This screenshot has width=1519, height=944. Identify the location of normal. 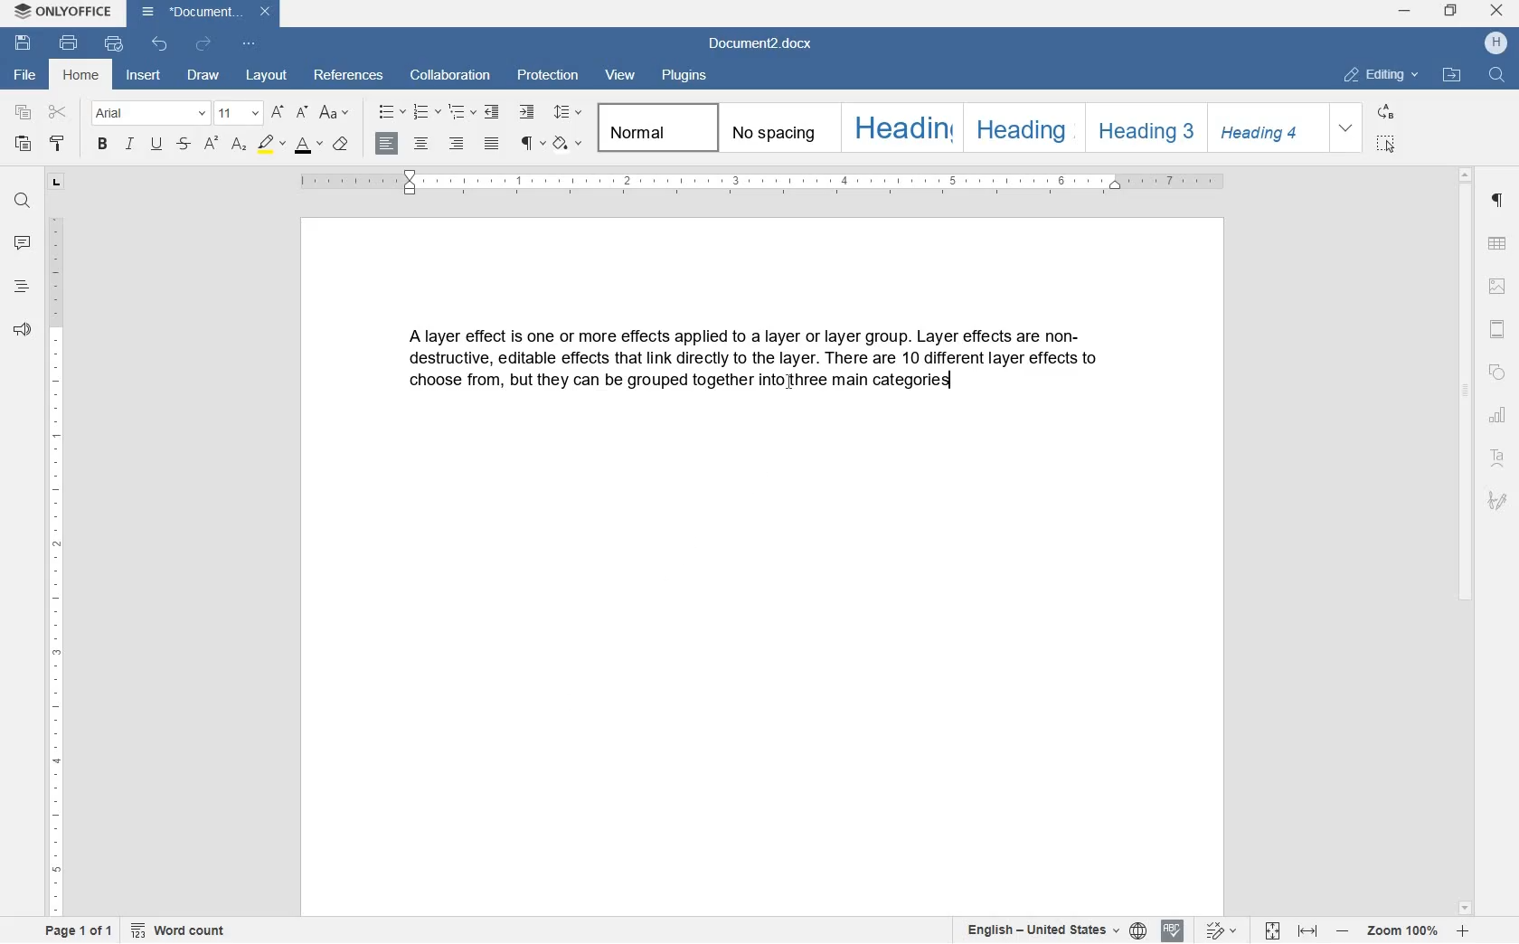
(654, 127).